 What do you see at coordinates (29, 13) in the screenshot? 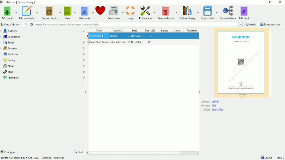
I see `Edit metadata` at bounding box center [29, 13].